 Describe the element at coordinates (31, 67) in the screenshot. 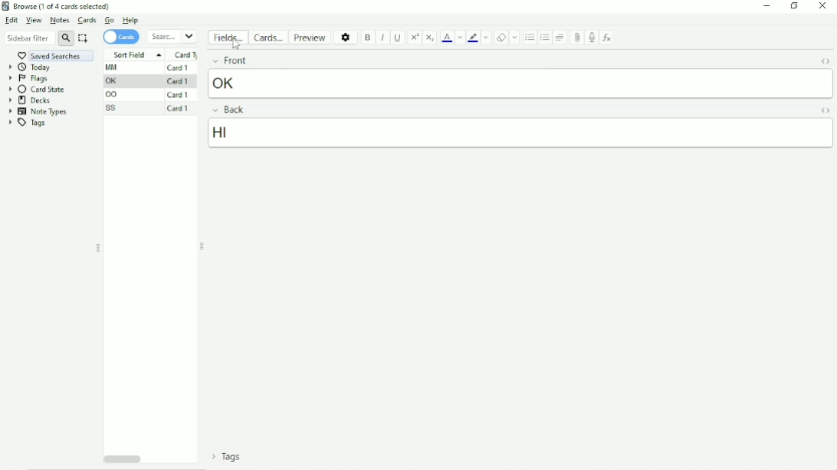

I see `Today` at that location.